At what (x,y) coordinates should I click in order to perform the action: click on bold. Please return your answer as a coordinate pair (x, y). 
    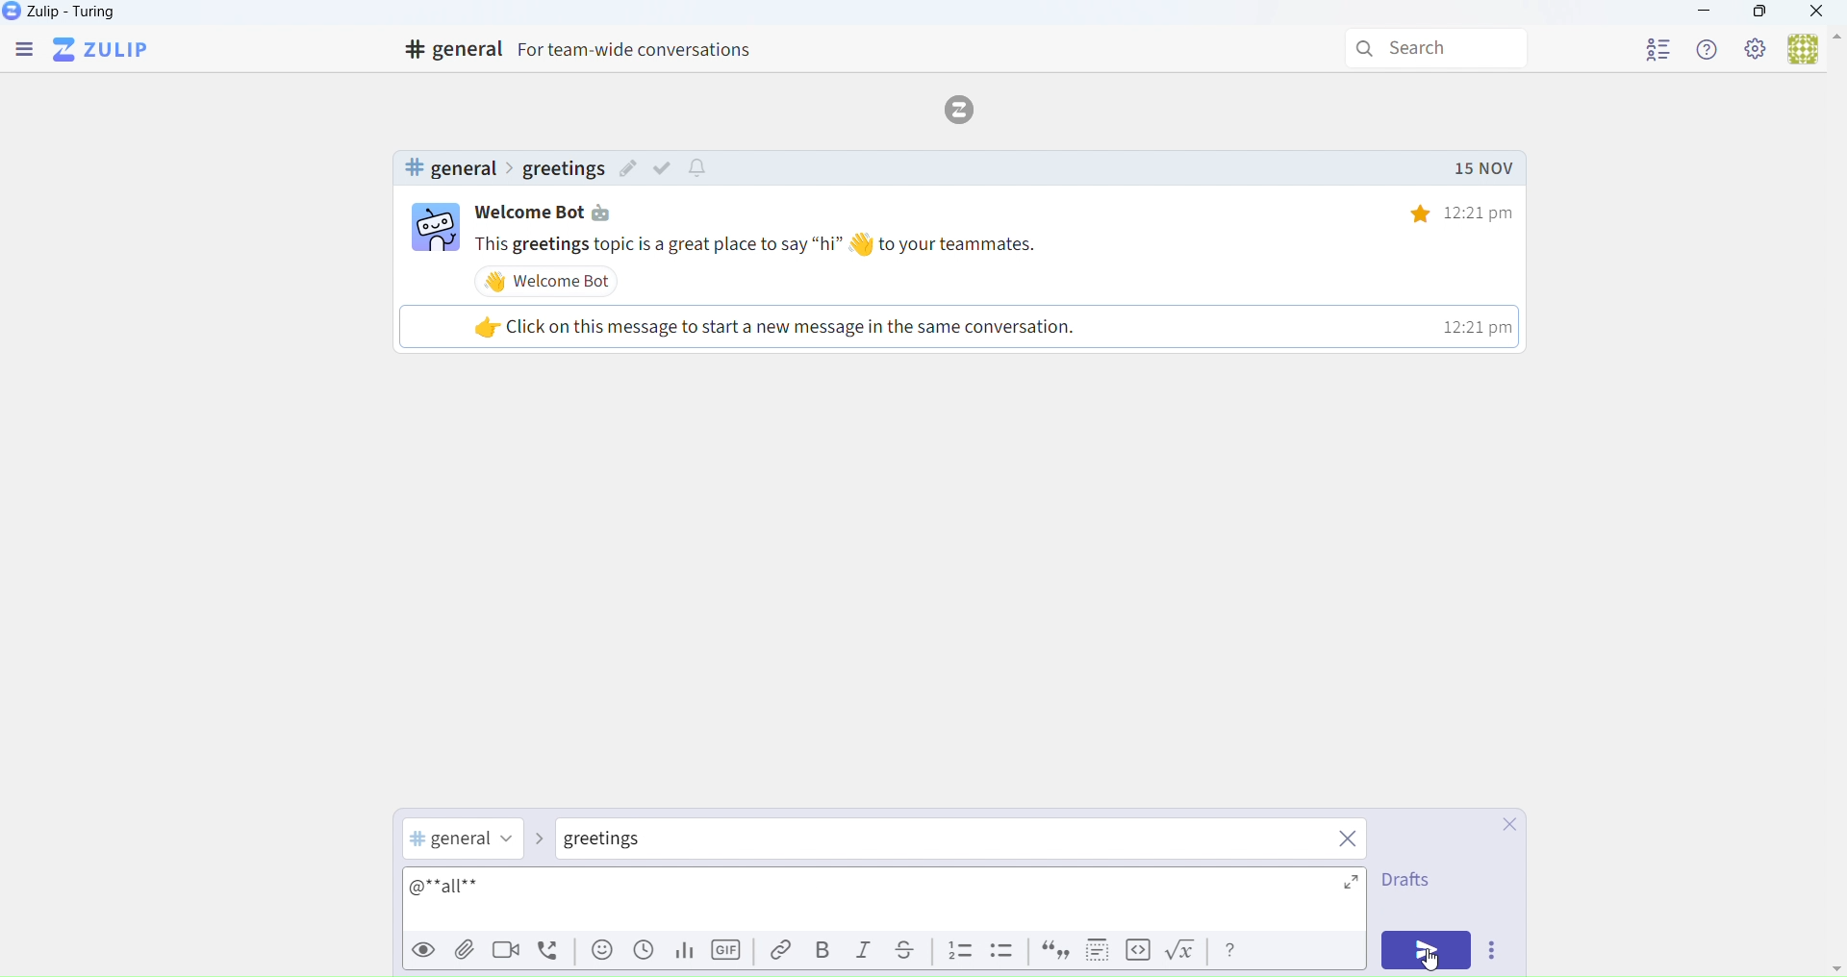
    Looking at the image, I should click on (819, 950).